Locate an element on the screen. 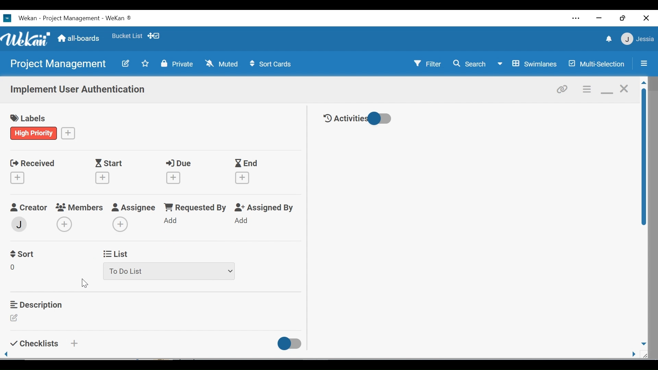 This screenshot has height=370, width=658. Restore is located at coordinates (622, 18).